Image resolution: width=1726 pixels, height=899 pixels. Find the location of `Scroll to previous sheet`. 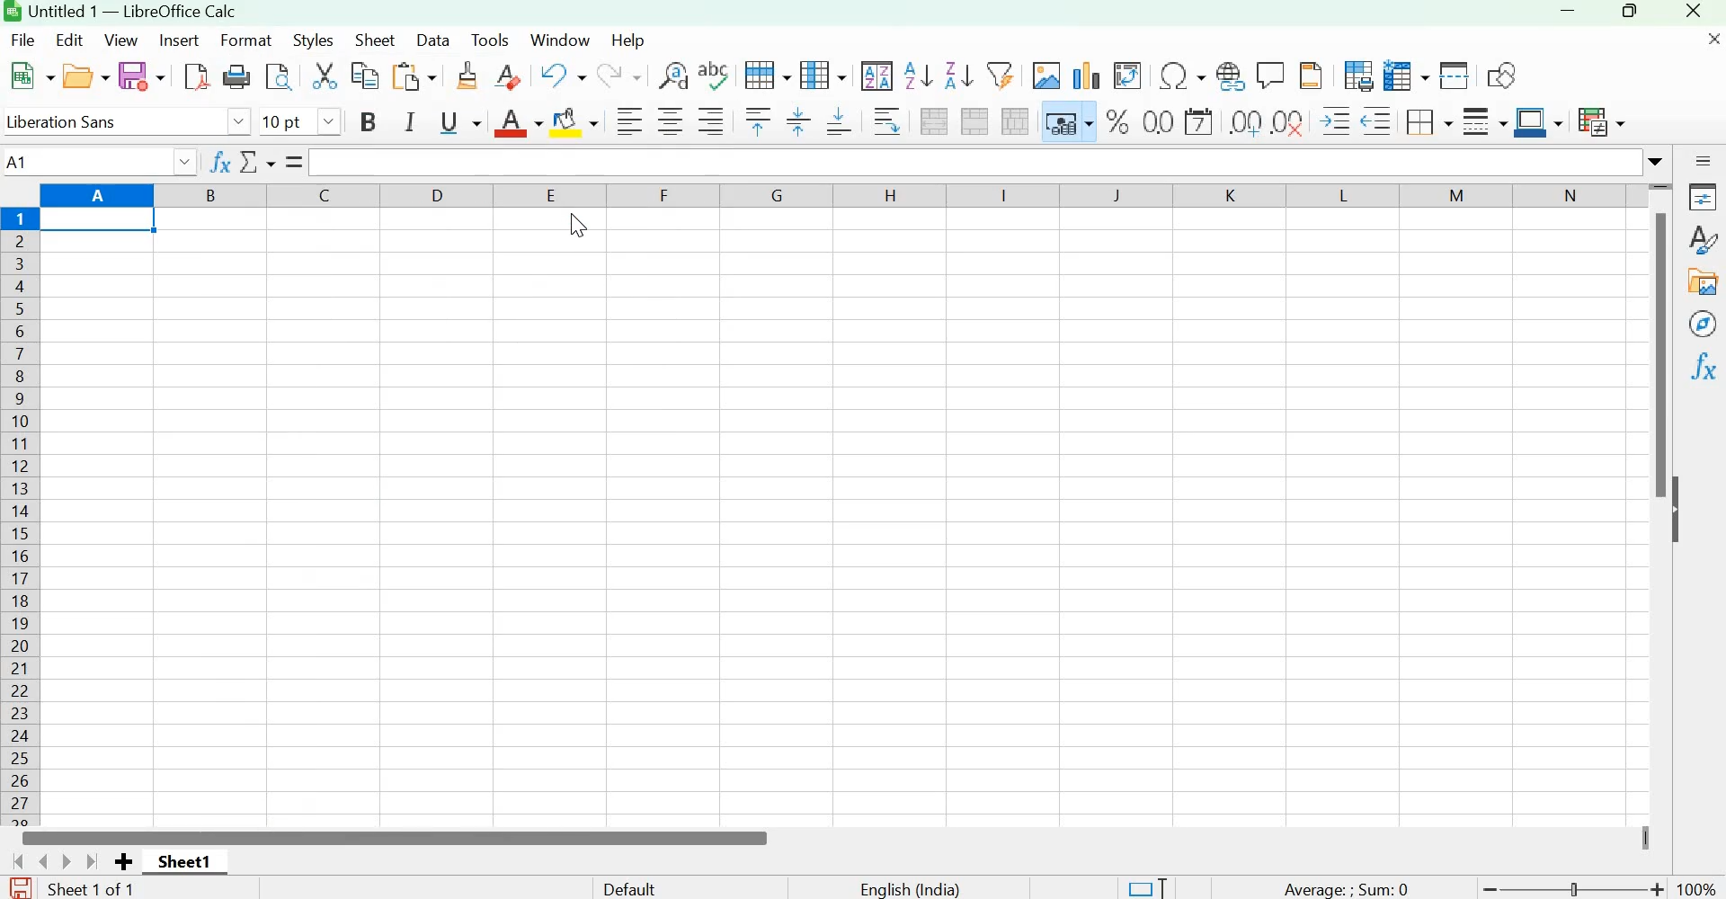

Scroll to previous sheet is located at coordinates (44, 859).